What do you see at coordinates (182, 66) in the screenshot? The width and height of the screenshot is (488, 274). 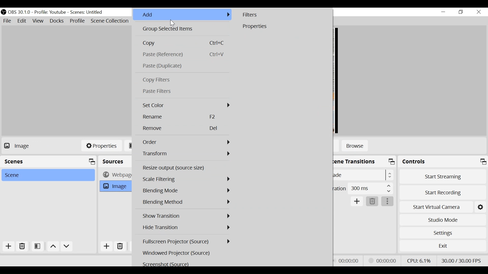 I see `Paste (Duplicate)` at bounding box center [182, 66].